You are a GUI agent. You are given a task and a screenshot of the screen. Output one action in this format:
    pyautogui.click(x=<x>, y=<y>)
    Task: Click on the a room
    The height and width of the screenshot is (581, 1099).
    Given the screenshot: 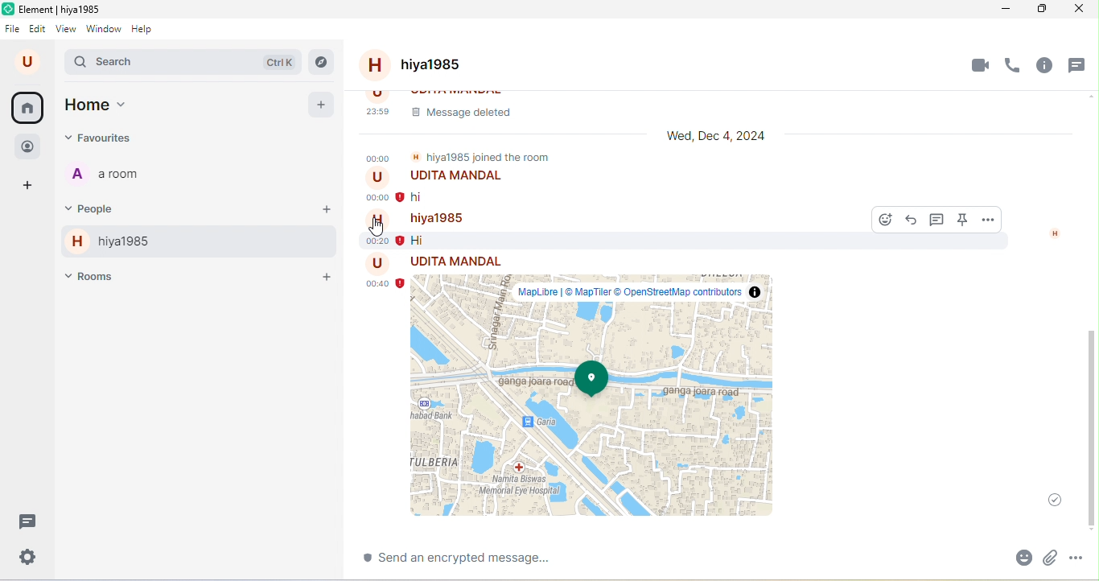 What is the action you would take?
    pyautogui.click(x=113, y=175)
    